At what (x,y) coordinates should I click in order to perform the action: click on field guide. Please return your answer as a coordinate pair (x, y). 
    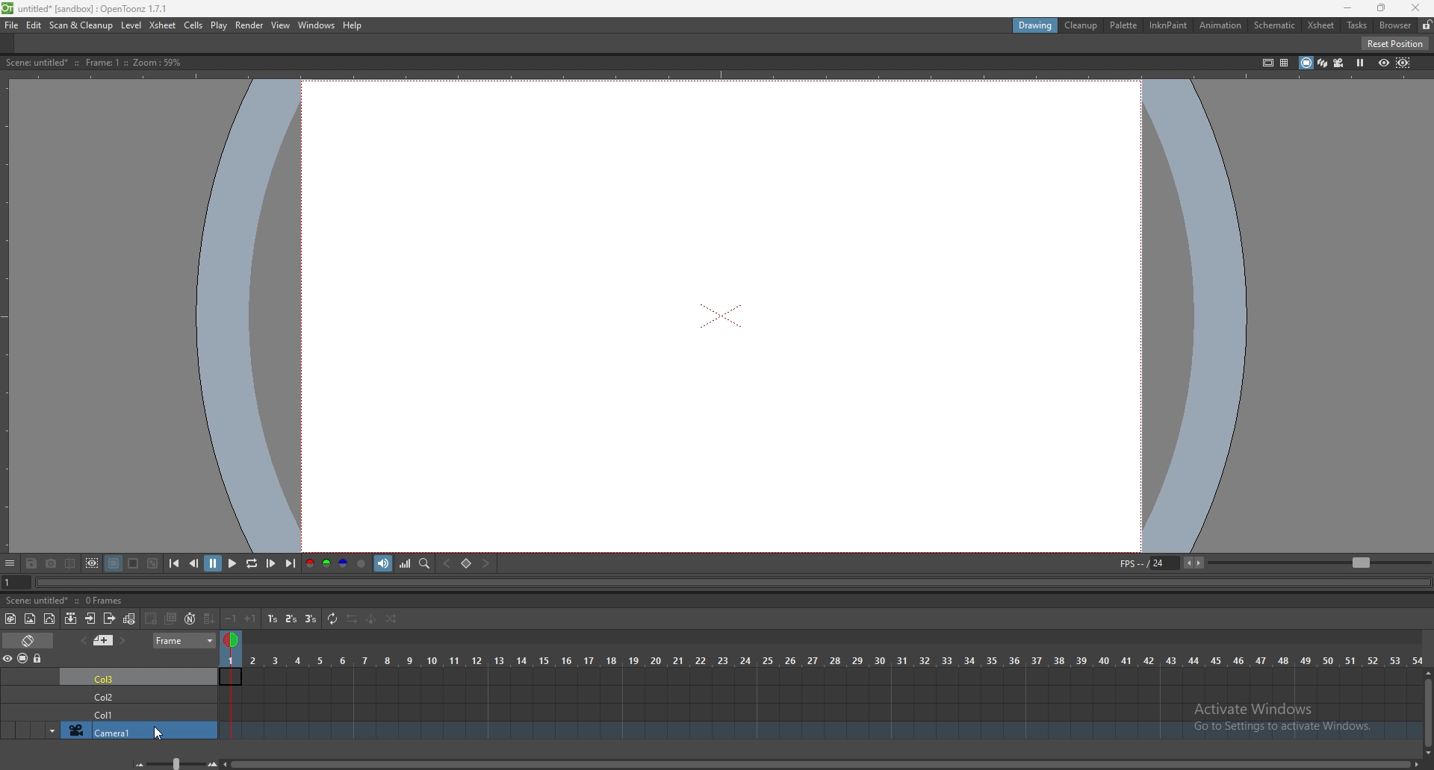
    Looking at the image, I should click on (1284, 62).